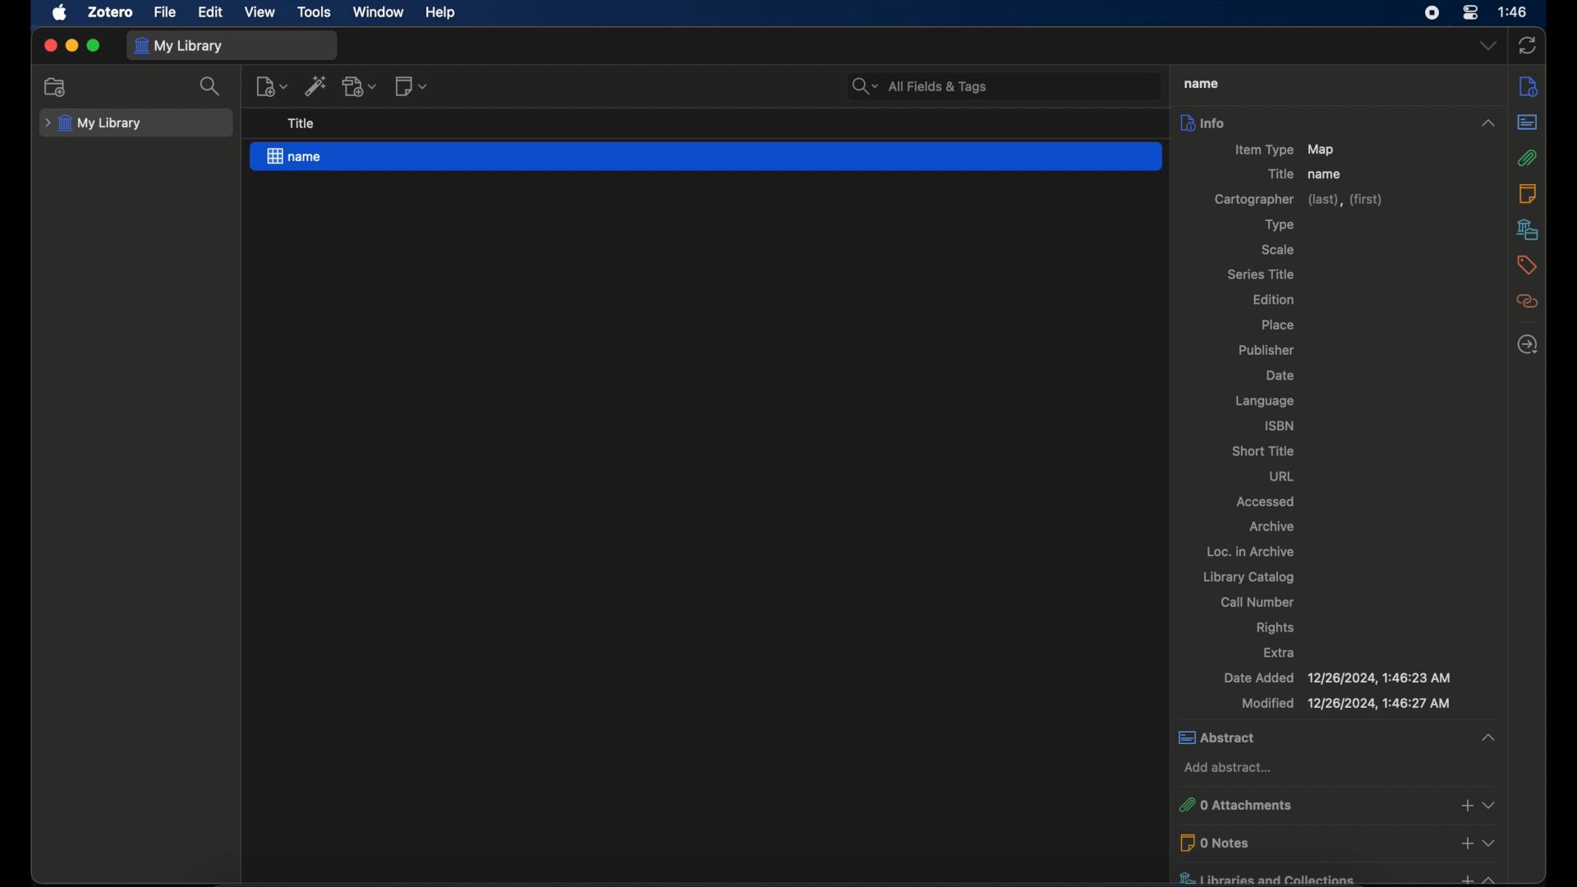 The width and height of the screenshot is (1577, 887). I want to click on language, so click(1266, 402).